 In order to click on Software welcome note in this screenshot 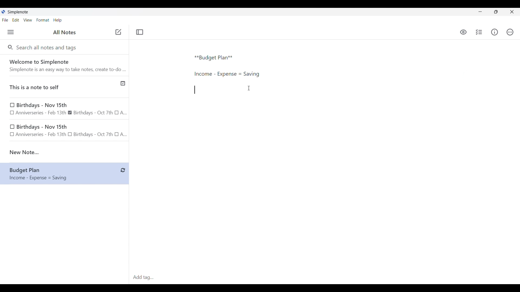, I will do `click(66, 65)`.